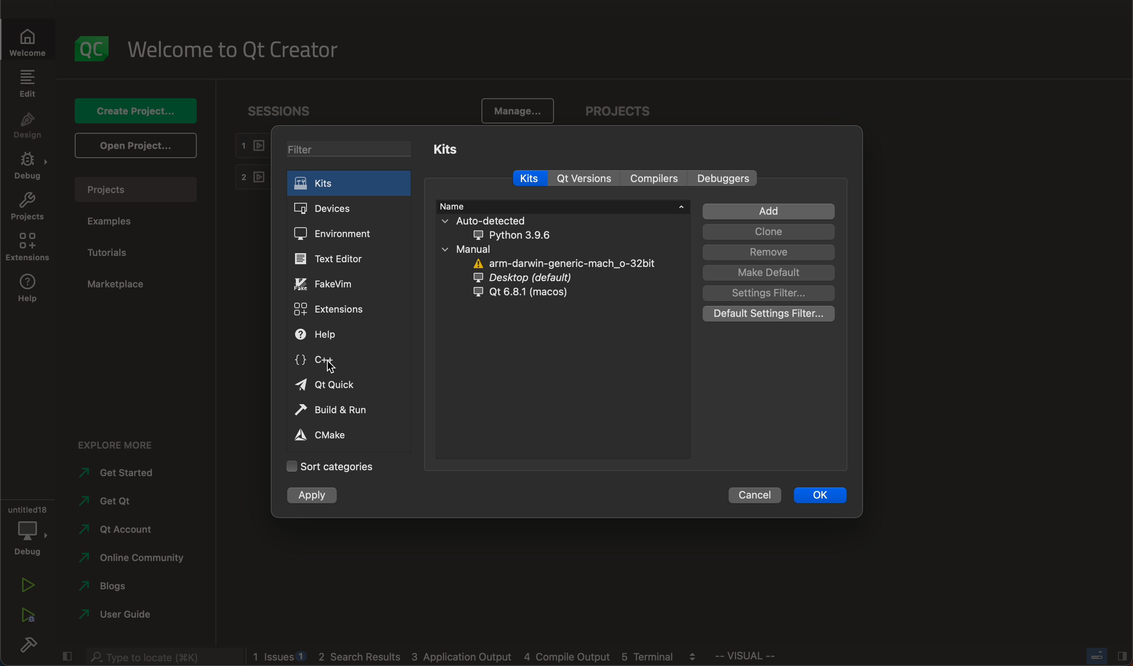  I want to click on add, so click(771, 212).